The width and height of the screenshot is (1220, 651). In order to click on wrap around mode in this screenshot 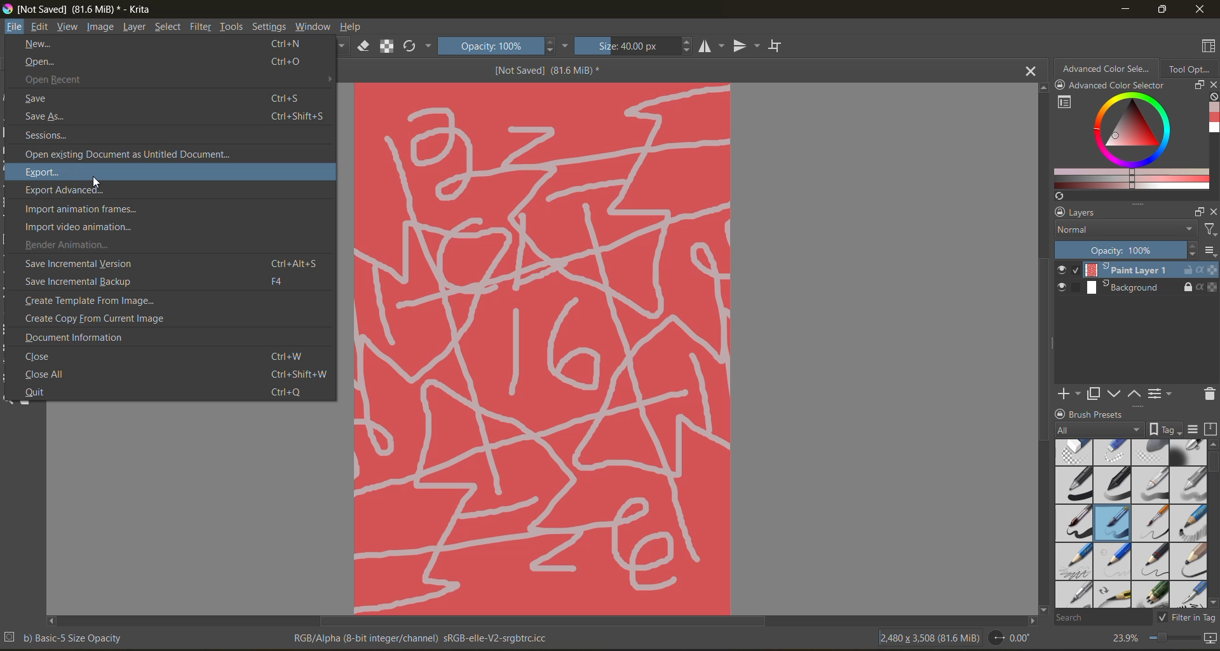, I will do `click(778, 46)`.